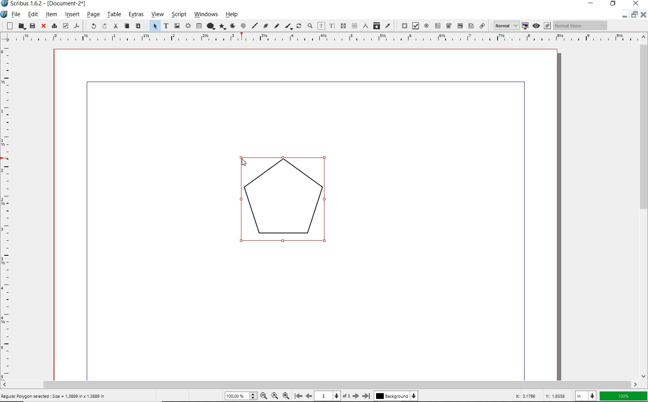 This screenshot has height=402, width=648. I want to click on copy, so click(127, 26).